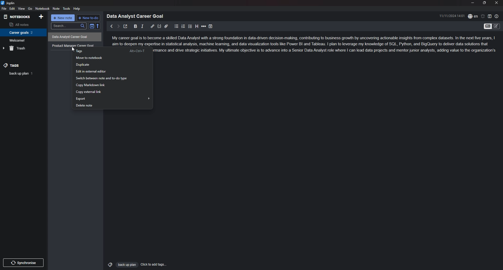 The height and width of the screenshot is (270, 503). Describe the element at coordinates (77, 9) in the screenshot. I see `help` at that location.